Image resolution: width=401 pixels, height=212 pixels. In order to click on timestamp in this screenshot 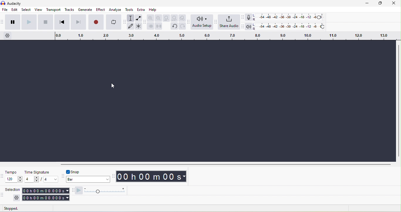, I will do `click(151, 176)`.